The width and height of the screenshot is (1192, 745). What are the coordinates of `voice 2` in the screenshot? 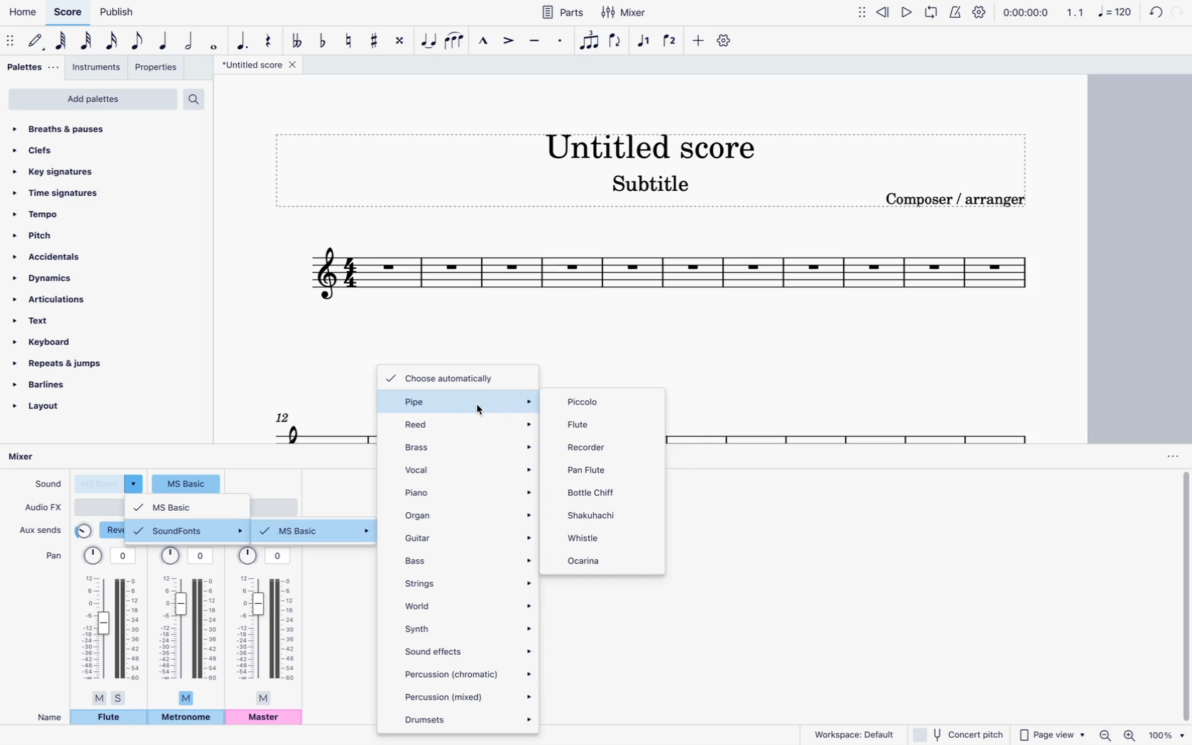 It's located at (671, 40).